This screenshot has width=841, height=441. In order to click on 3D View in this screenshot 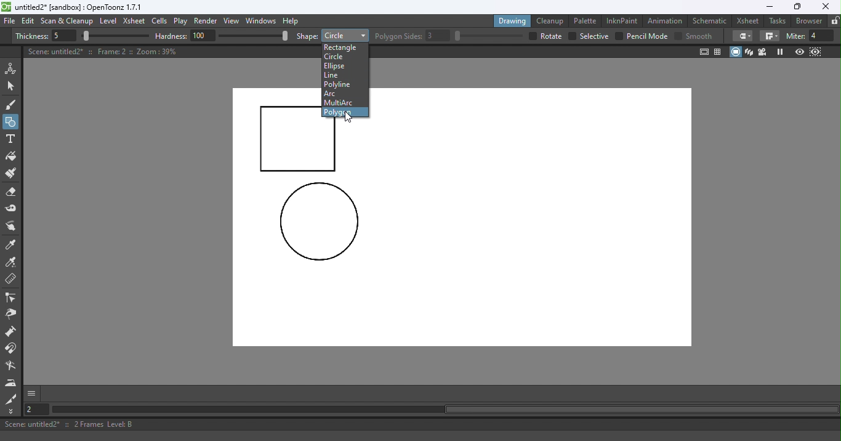, I will do `click(750, 52)`.